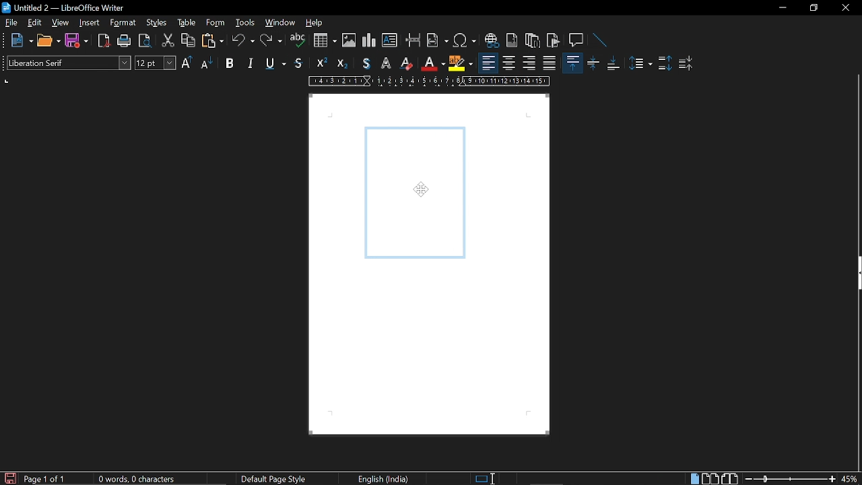 The width and height of the screenshot is (862, 485). I want to click on edit, so click(36, 23).